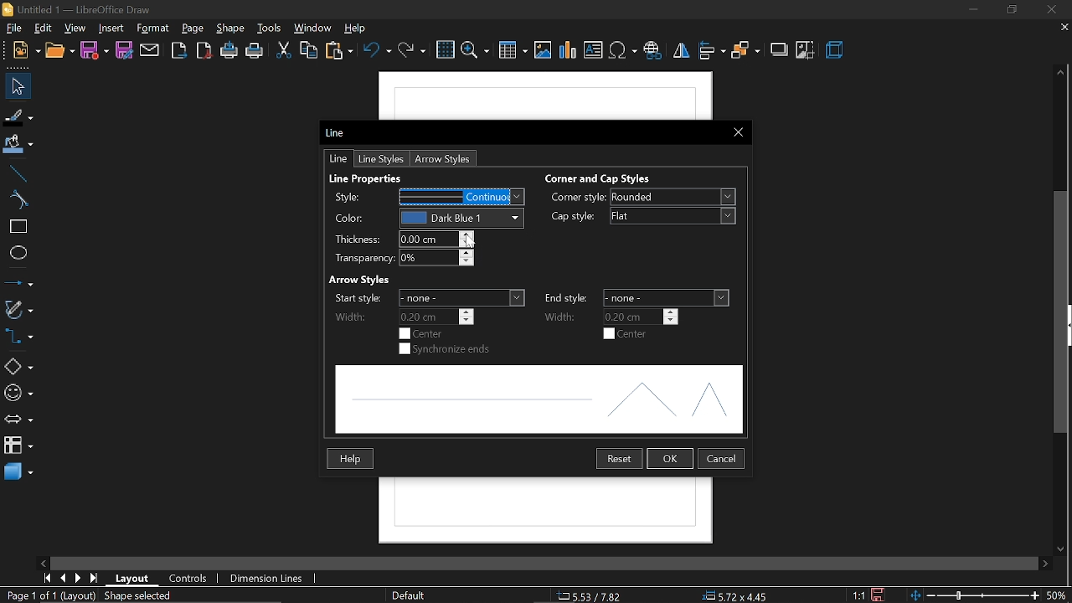 The height and width of the screenshot is (603, 1072). I want to click on ellipse, so click(18, 255).